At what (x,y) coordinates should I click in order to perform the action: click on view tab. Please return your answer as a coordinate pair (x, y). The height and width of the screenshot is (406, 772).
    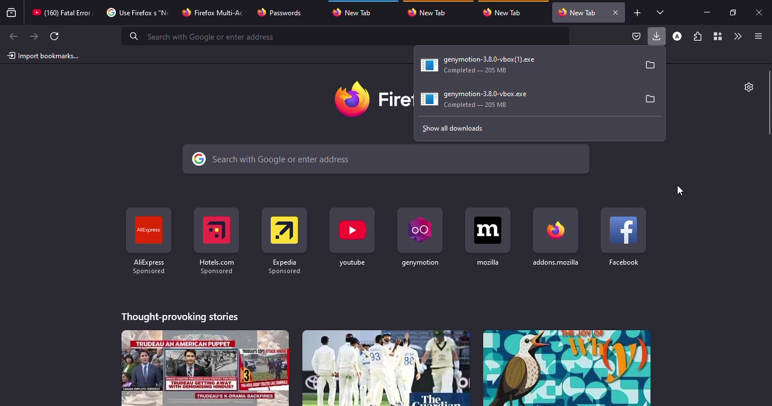
    Looking at the image, I should click on (661, 12).